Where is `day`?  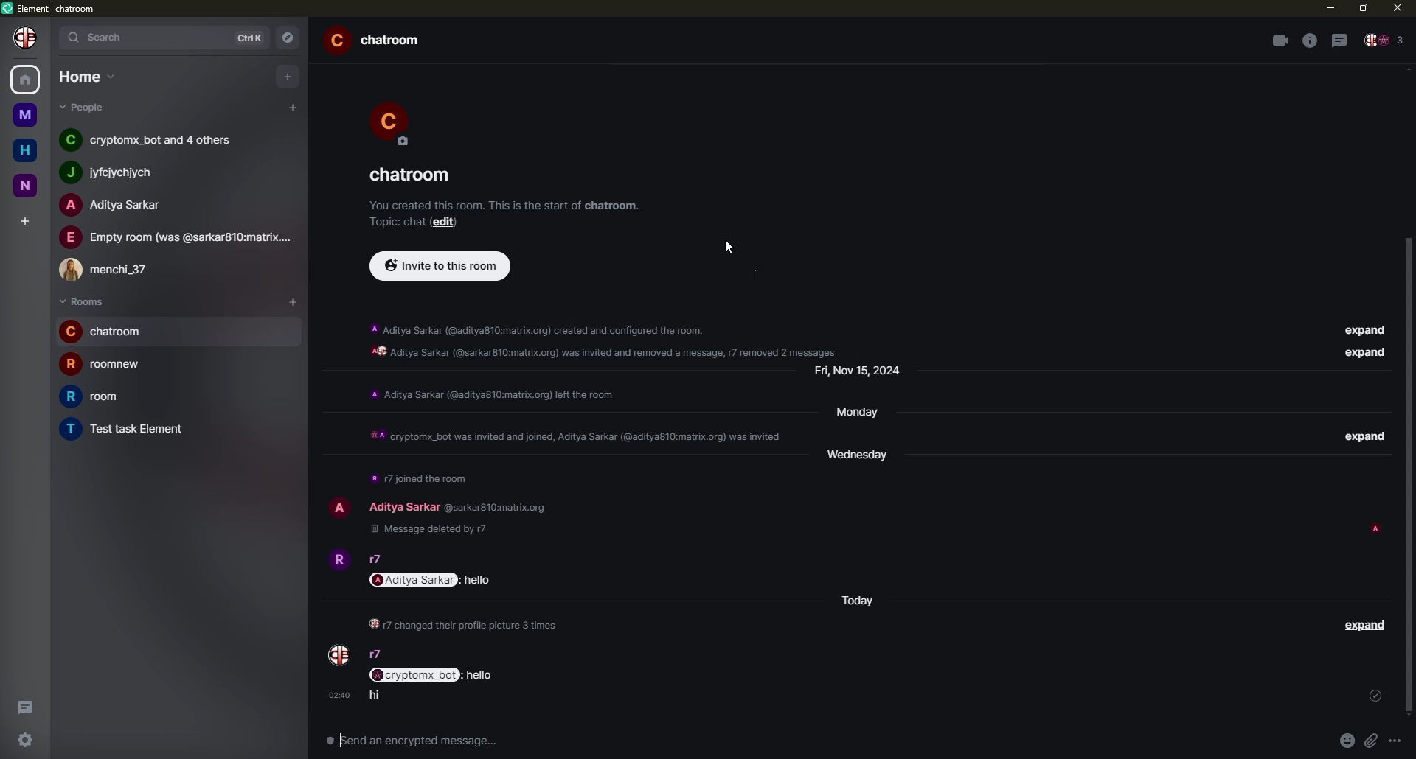
day is located at coordinates (860, 601).